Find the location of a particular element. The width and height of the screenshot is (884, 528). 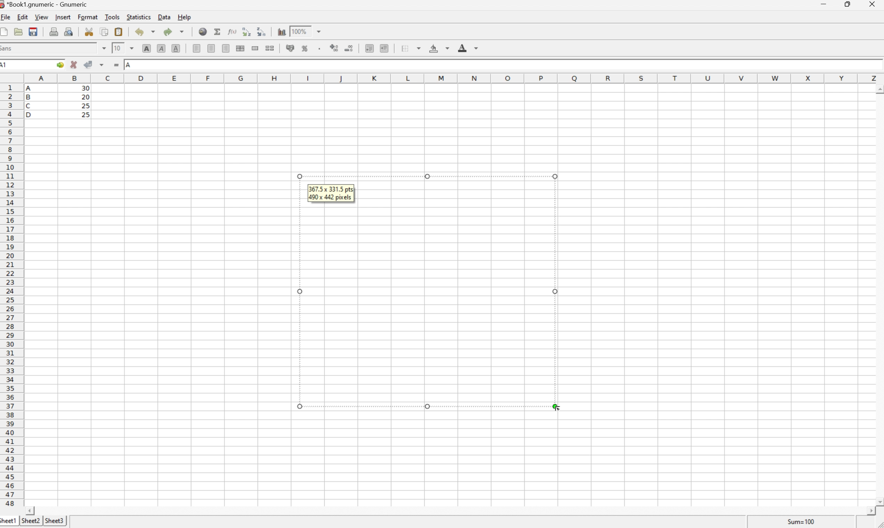

 is located at coordinates (437, 409).